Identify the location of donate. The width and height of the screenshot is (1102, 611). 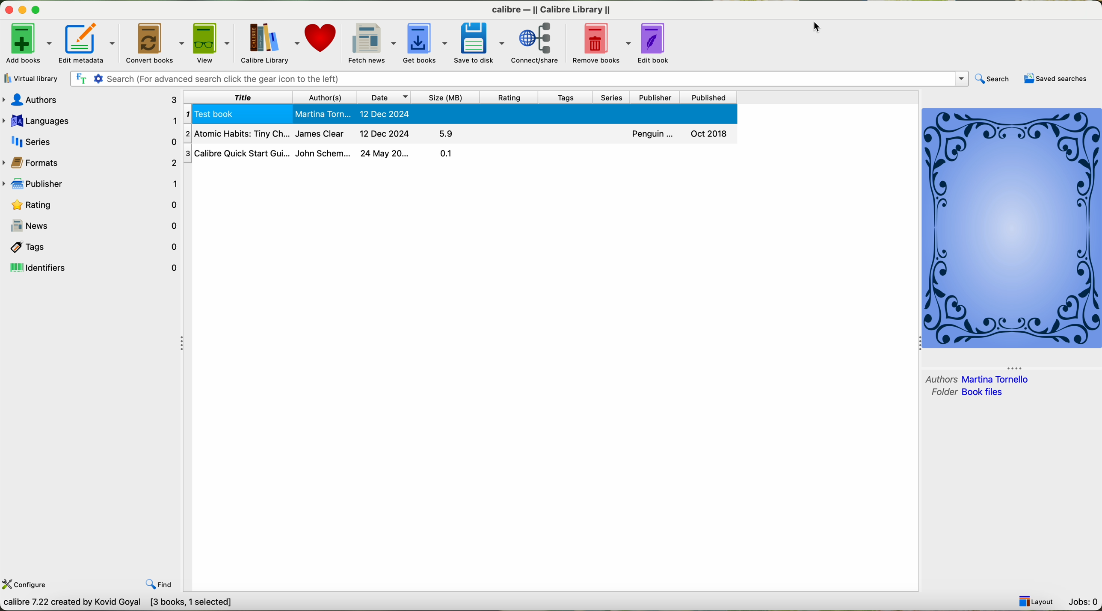
(322, 39).